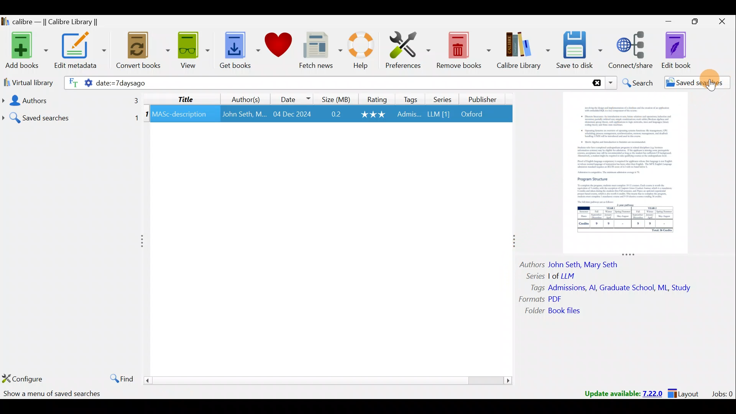  I want to click on Author(s), so click(248, 98).